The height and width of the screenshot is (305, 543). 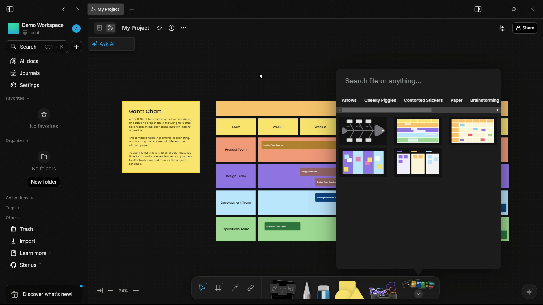 I want to click on fit to screen, so click(x=99, y=292).